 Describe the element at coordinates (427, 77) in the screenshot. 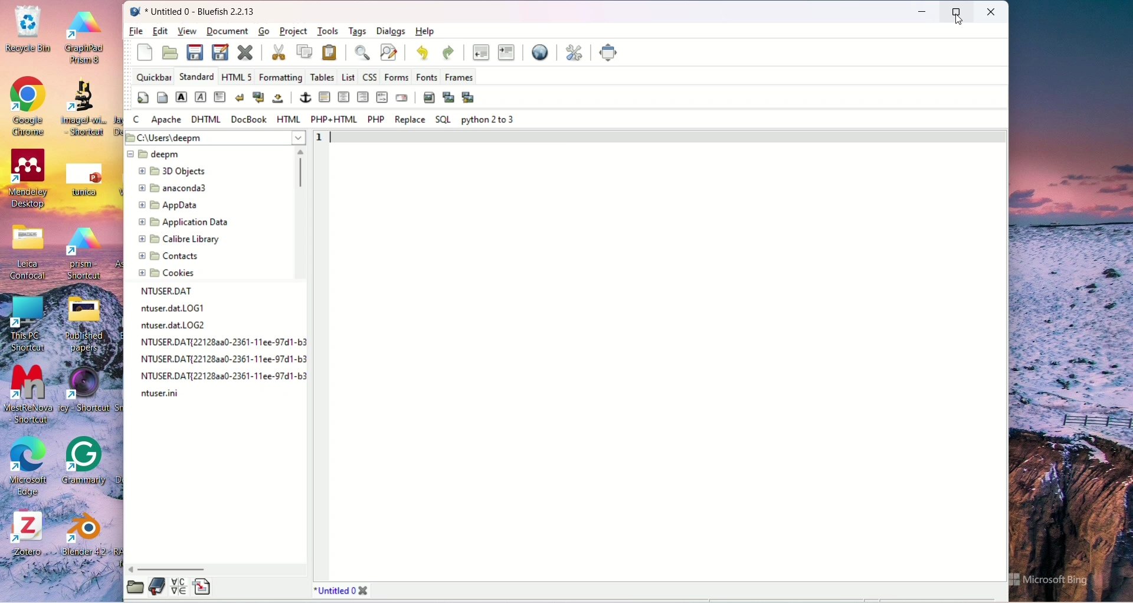

I see `fonts` at that location.